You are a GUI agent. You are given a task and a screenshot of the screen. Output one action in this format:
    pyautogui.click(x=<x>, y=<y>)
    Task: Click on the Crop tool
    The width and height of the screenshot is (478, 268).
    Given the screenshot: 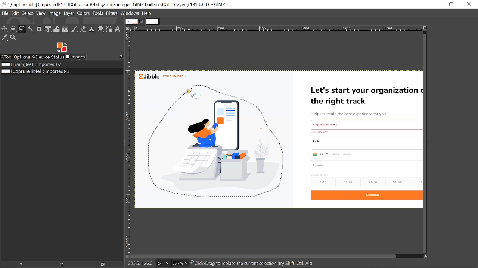 What is the action you would take?
    pyautogui.click(x=39, y=29)
    